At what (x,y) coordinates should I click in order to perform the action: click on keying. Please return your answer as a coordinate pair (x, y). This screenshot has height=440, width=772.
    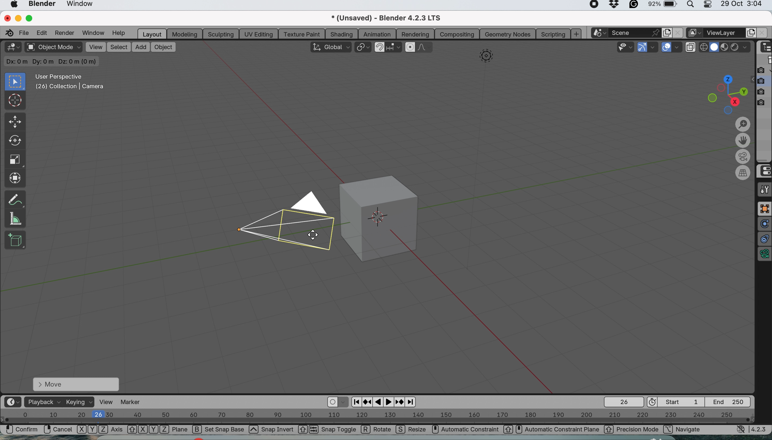
    Looking at the image, I should click on (79, 403).